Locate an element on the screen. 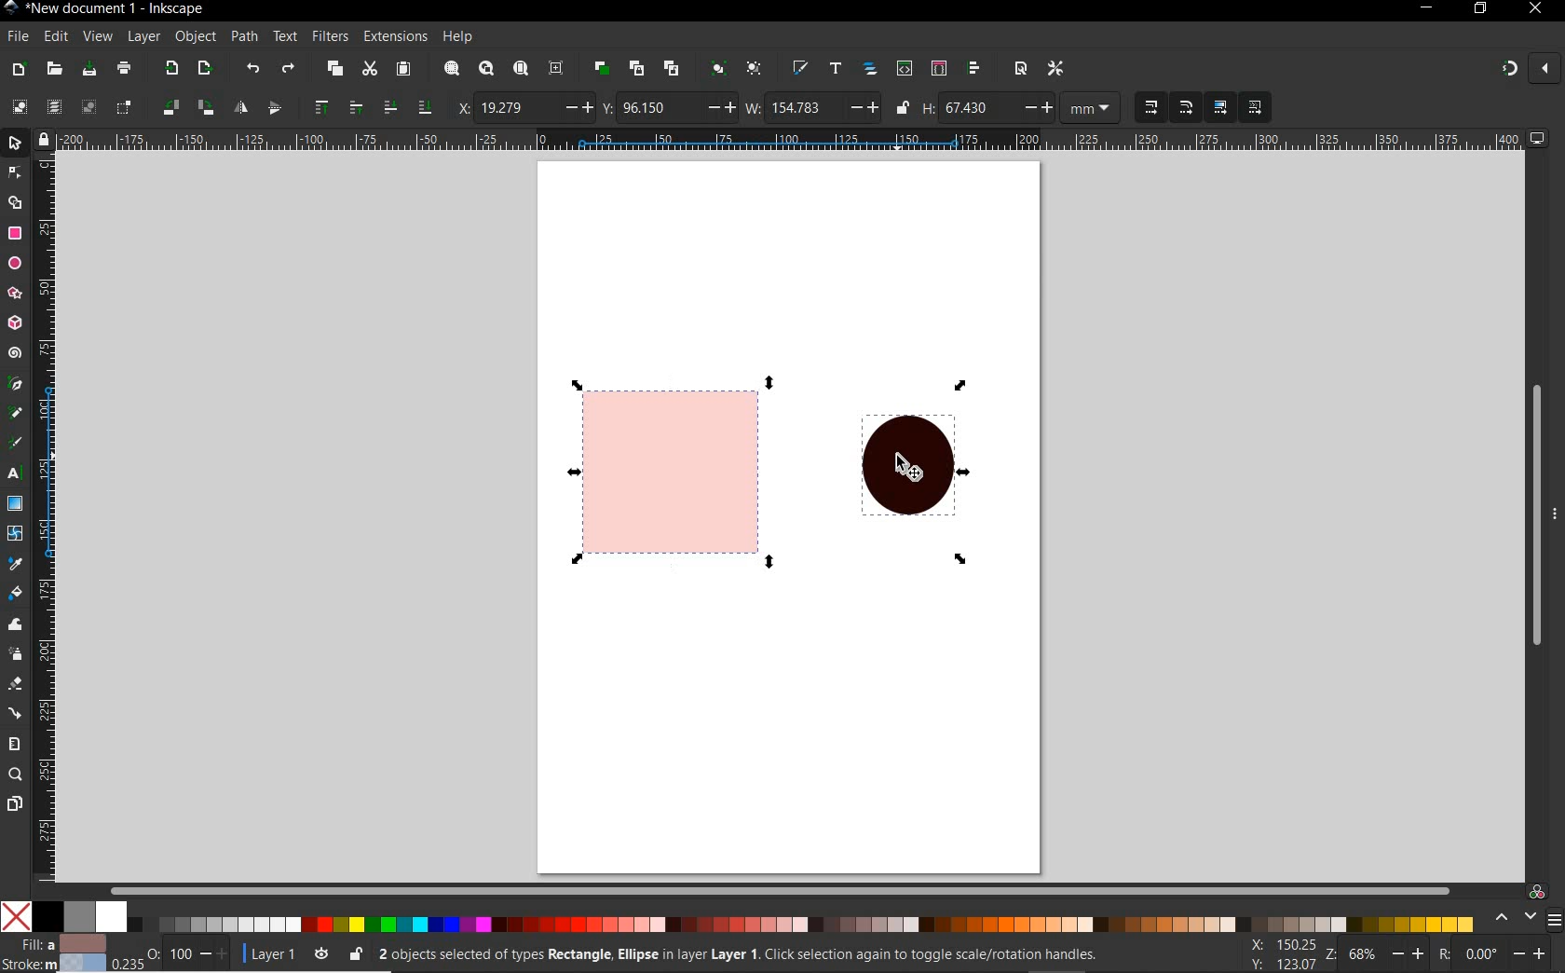 The width and height of the screenshot is (1565, 973). object is located at coordinates (195, 35).